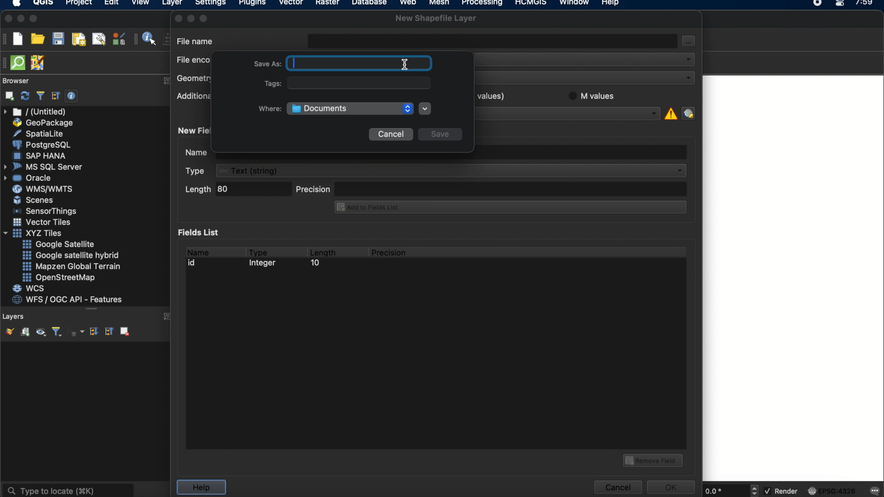 This screenshot has width=884, height=497. What do you see at coordinates (350, 109) in the screenshot?
I see `folders dropdown` at bounding box center [350, 109].